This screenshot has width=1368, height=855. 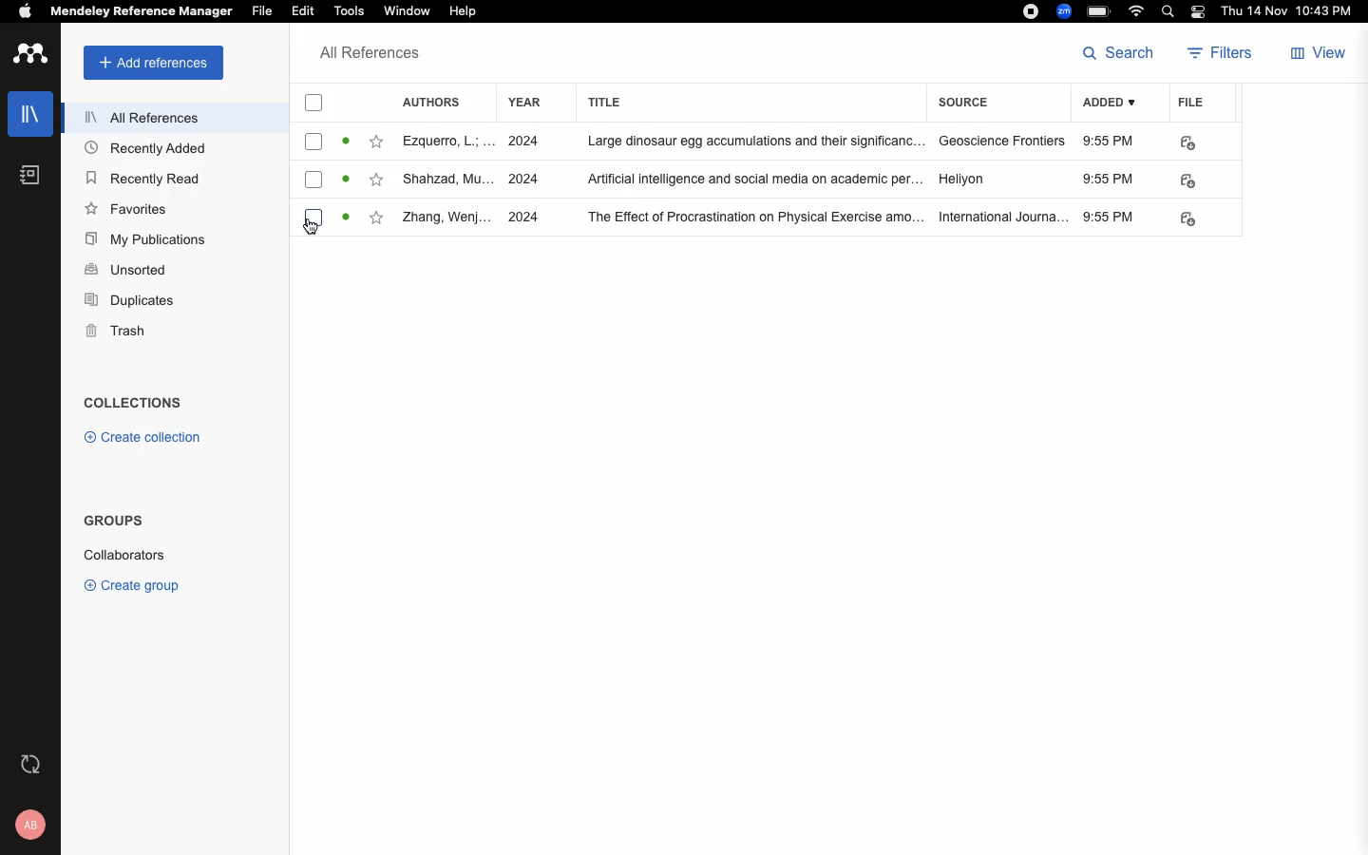 What do you see at coordinates (1186, 142) in the screenshot?
I see `PDF` at bounding box center [1186, 142].